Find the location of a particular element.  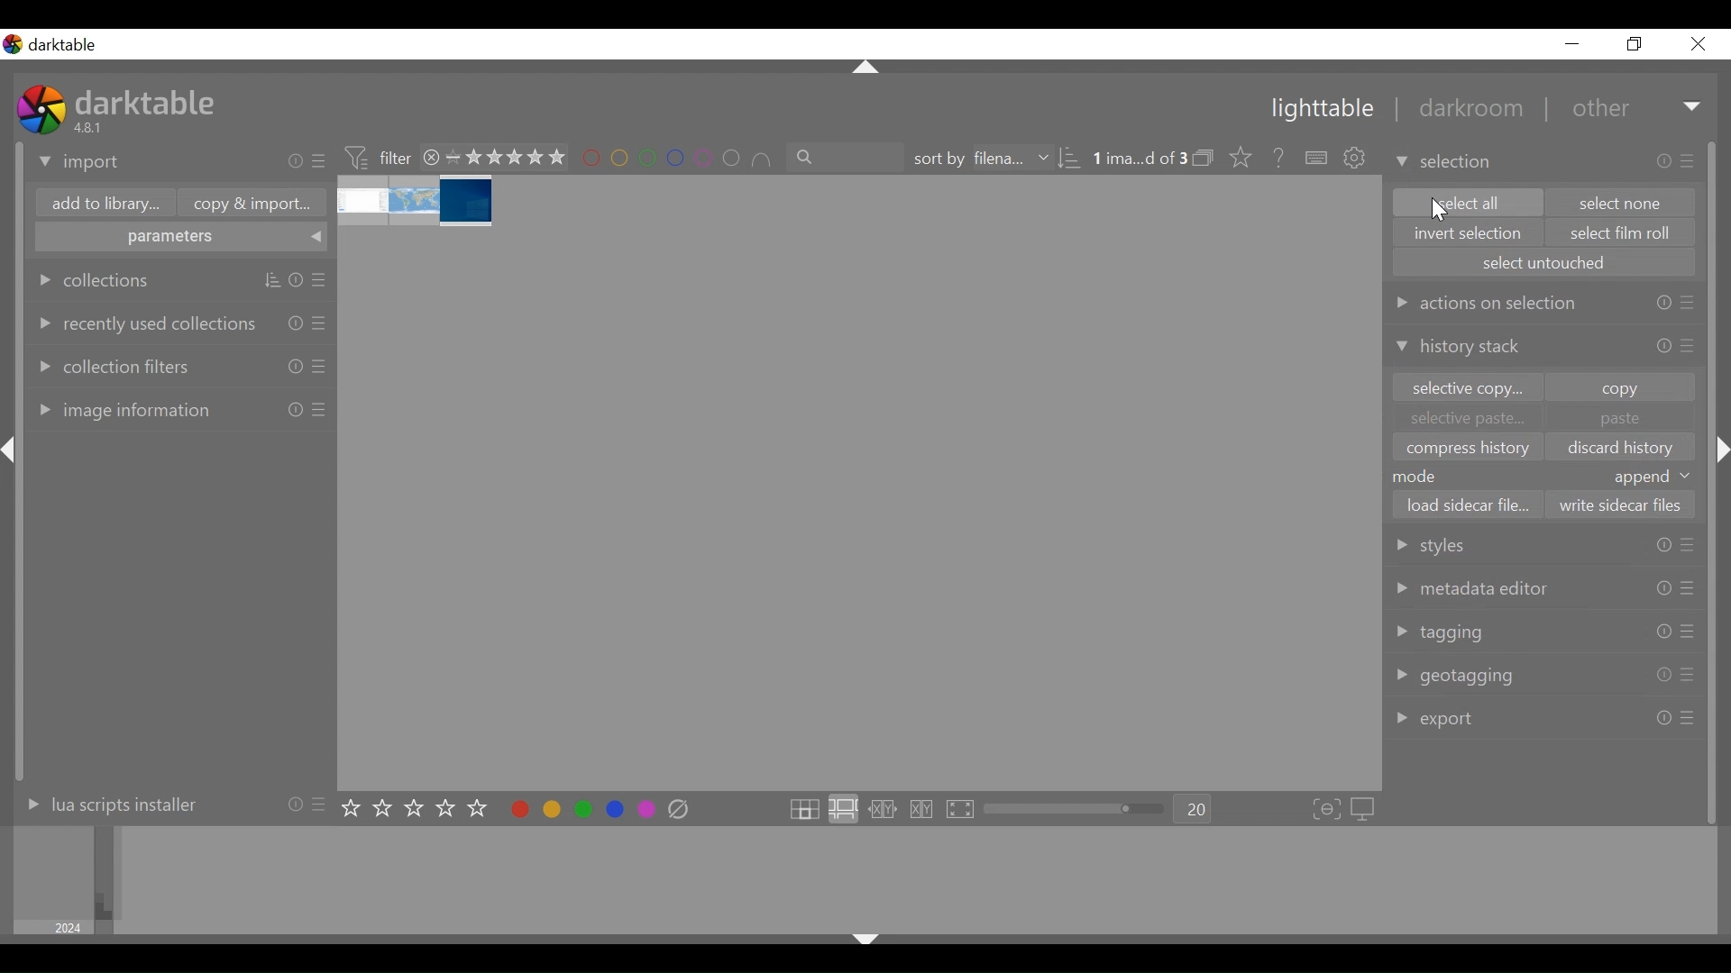

paste is located at coordinates (1619, 419).